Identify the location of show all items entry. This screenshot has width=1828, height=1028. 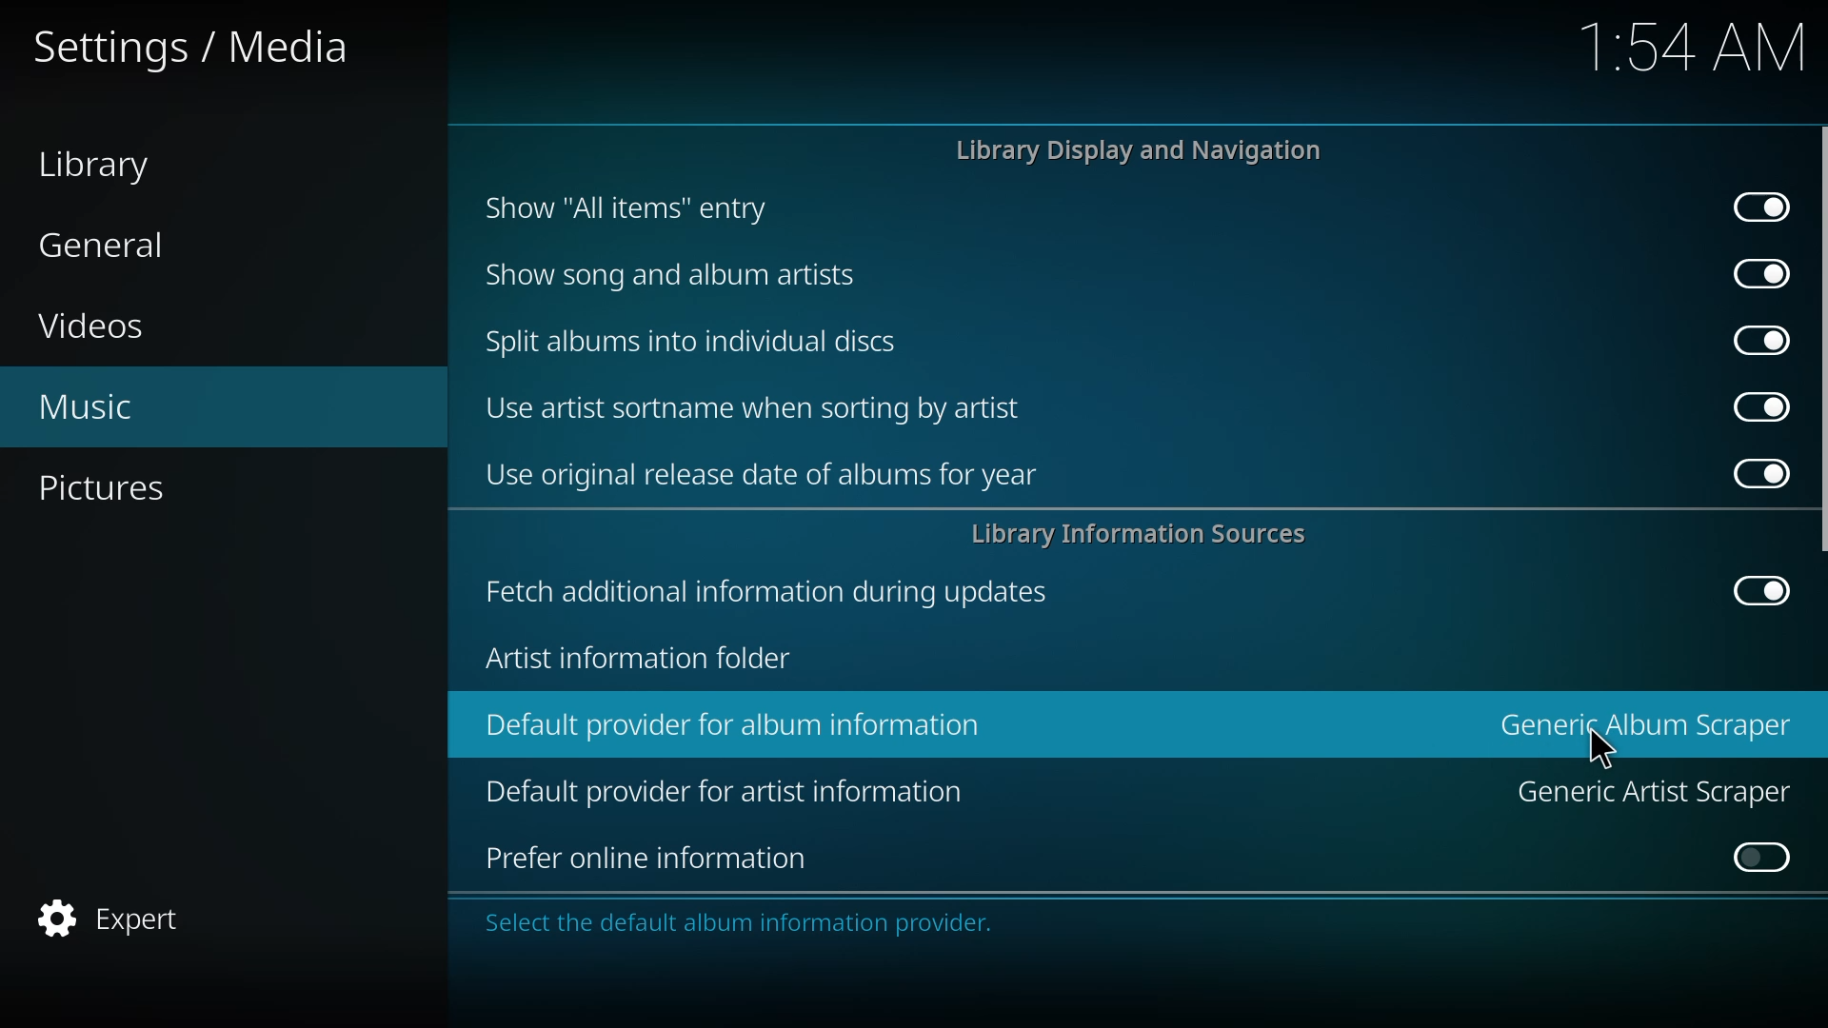
(623, 208).